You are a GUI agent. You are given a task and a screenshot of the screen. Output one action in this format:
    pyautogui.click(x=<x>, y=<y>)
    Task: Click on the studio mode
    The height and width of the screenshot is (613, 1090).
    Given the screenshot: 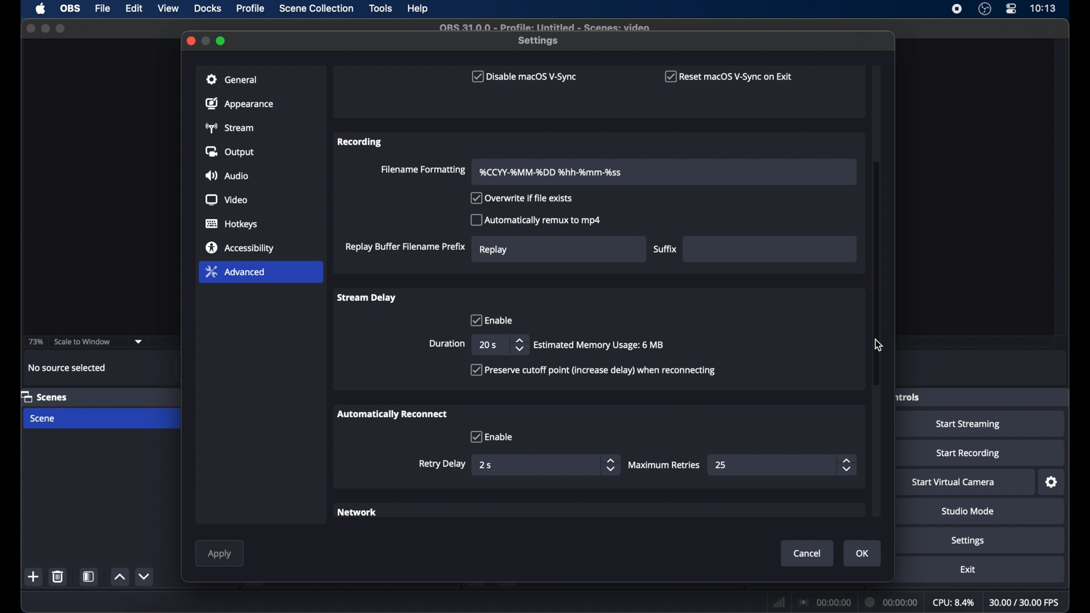 What is the action you would take?
    pyautogui.click(x=968, y=512)
    